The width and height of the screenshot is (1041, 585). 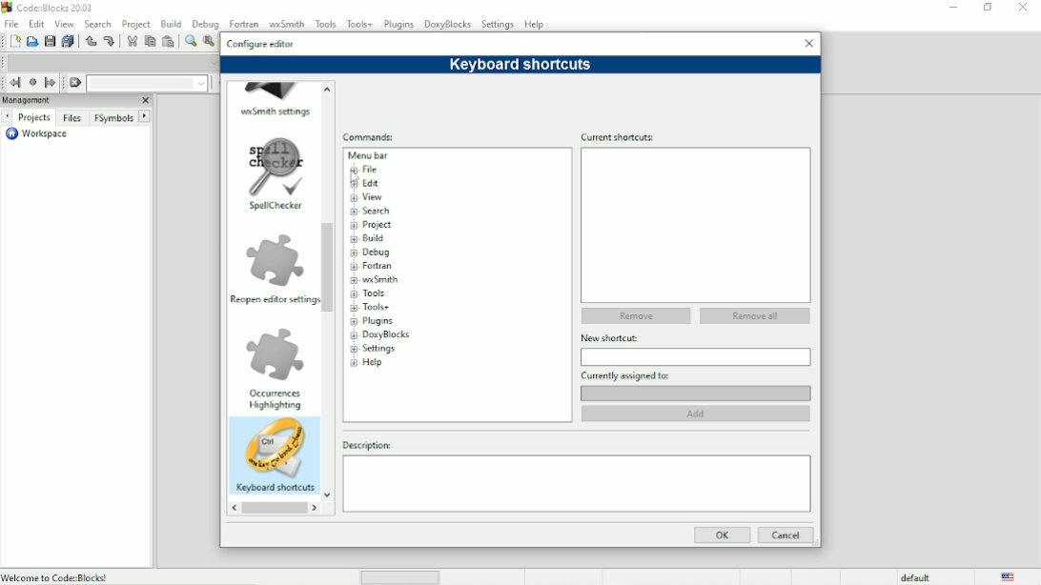 What do you see at coordinates (696, 357) in the screenshot?
I see `` at bounding box center [696, 357].